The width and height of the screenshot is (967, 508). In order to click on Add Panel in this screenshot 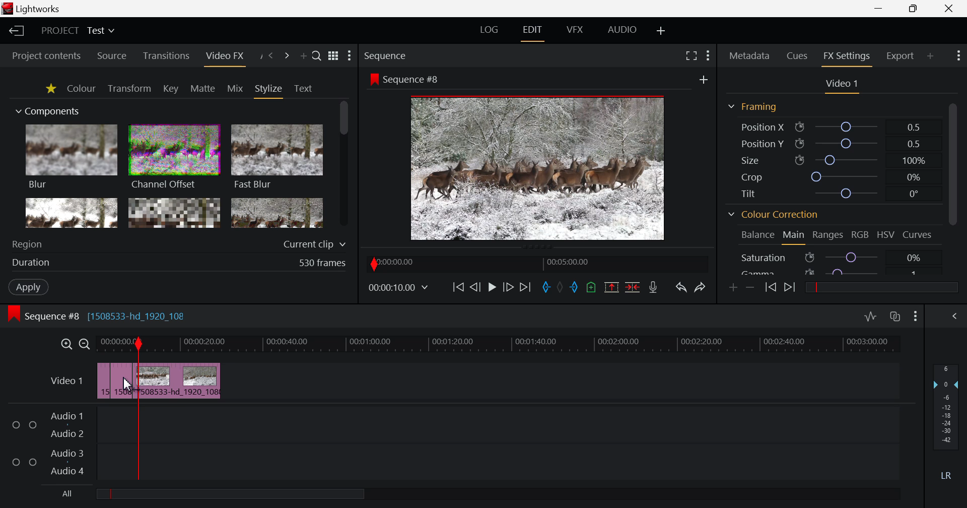, I will do `click(303, 55)`.